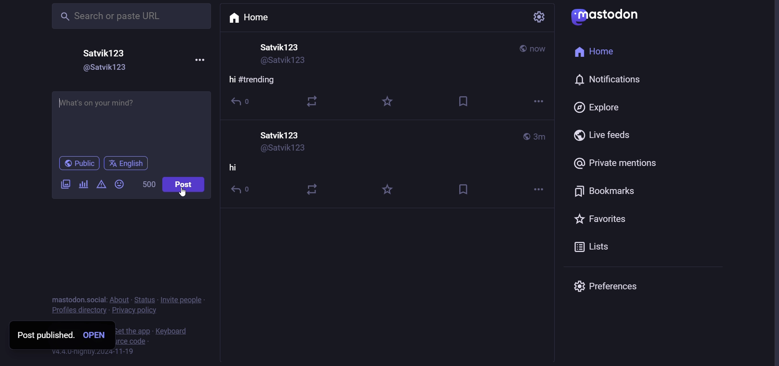 The height and width of the screenshot is (366, 779). I want to click on open, so click(93, 335).